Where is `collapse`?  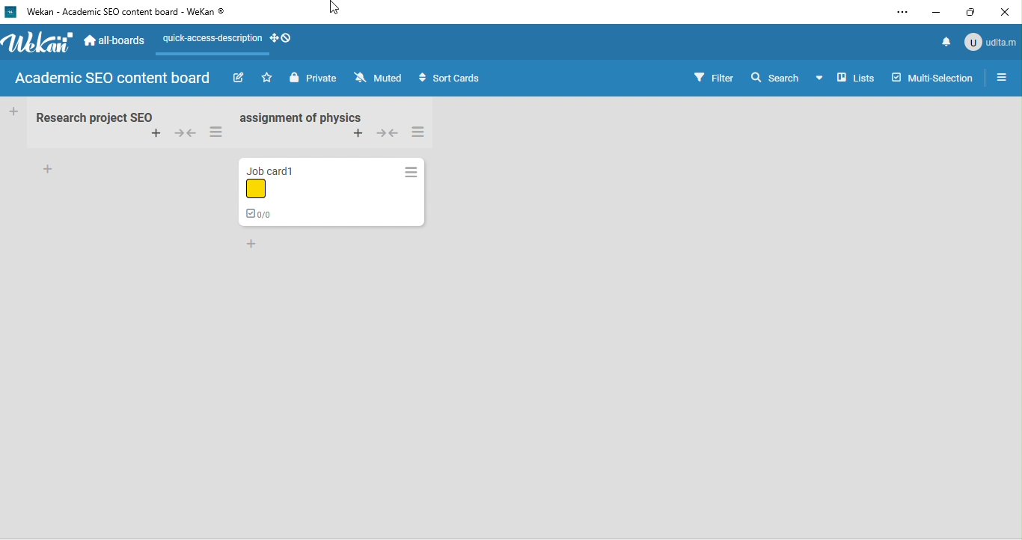 collapse is located at coordinates (183, 133).